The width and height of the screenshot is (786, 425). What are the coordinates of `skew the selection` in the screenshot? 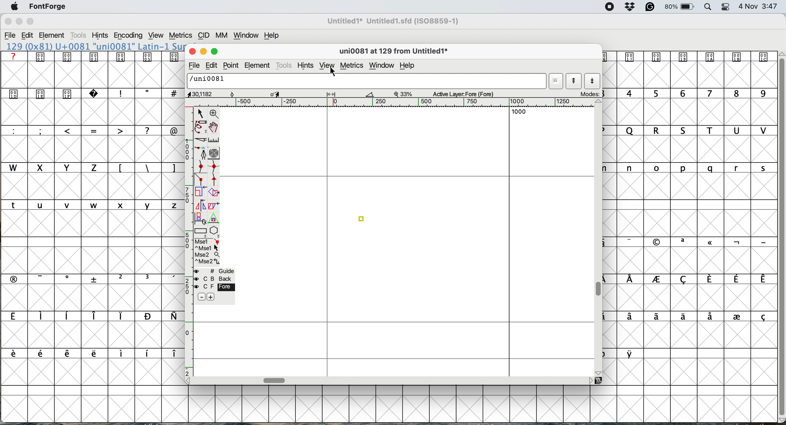 It's located at (214, 205).